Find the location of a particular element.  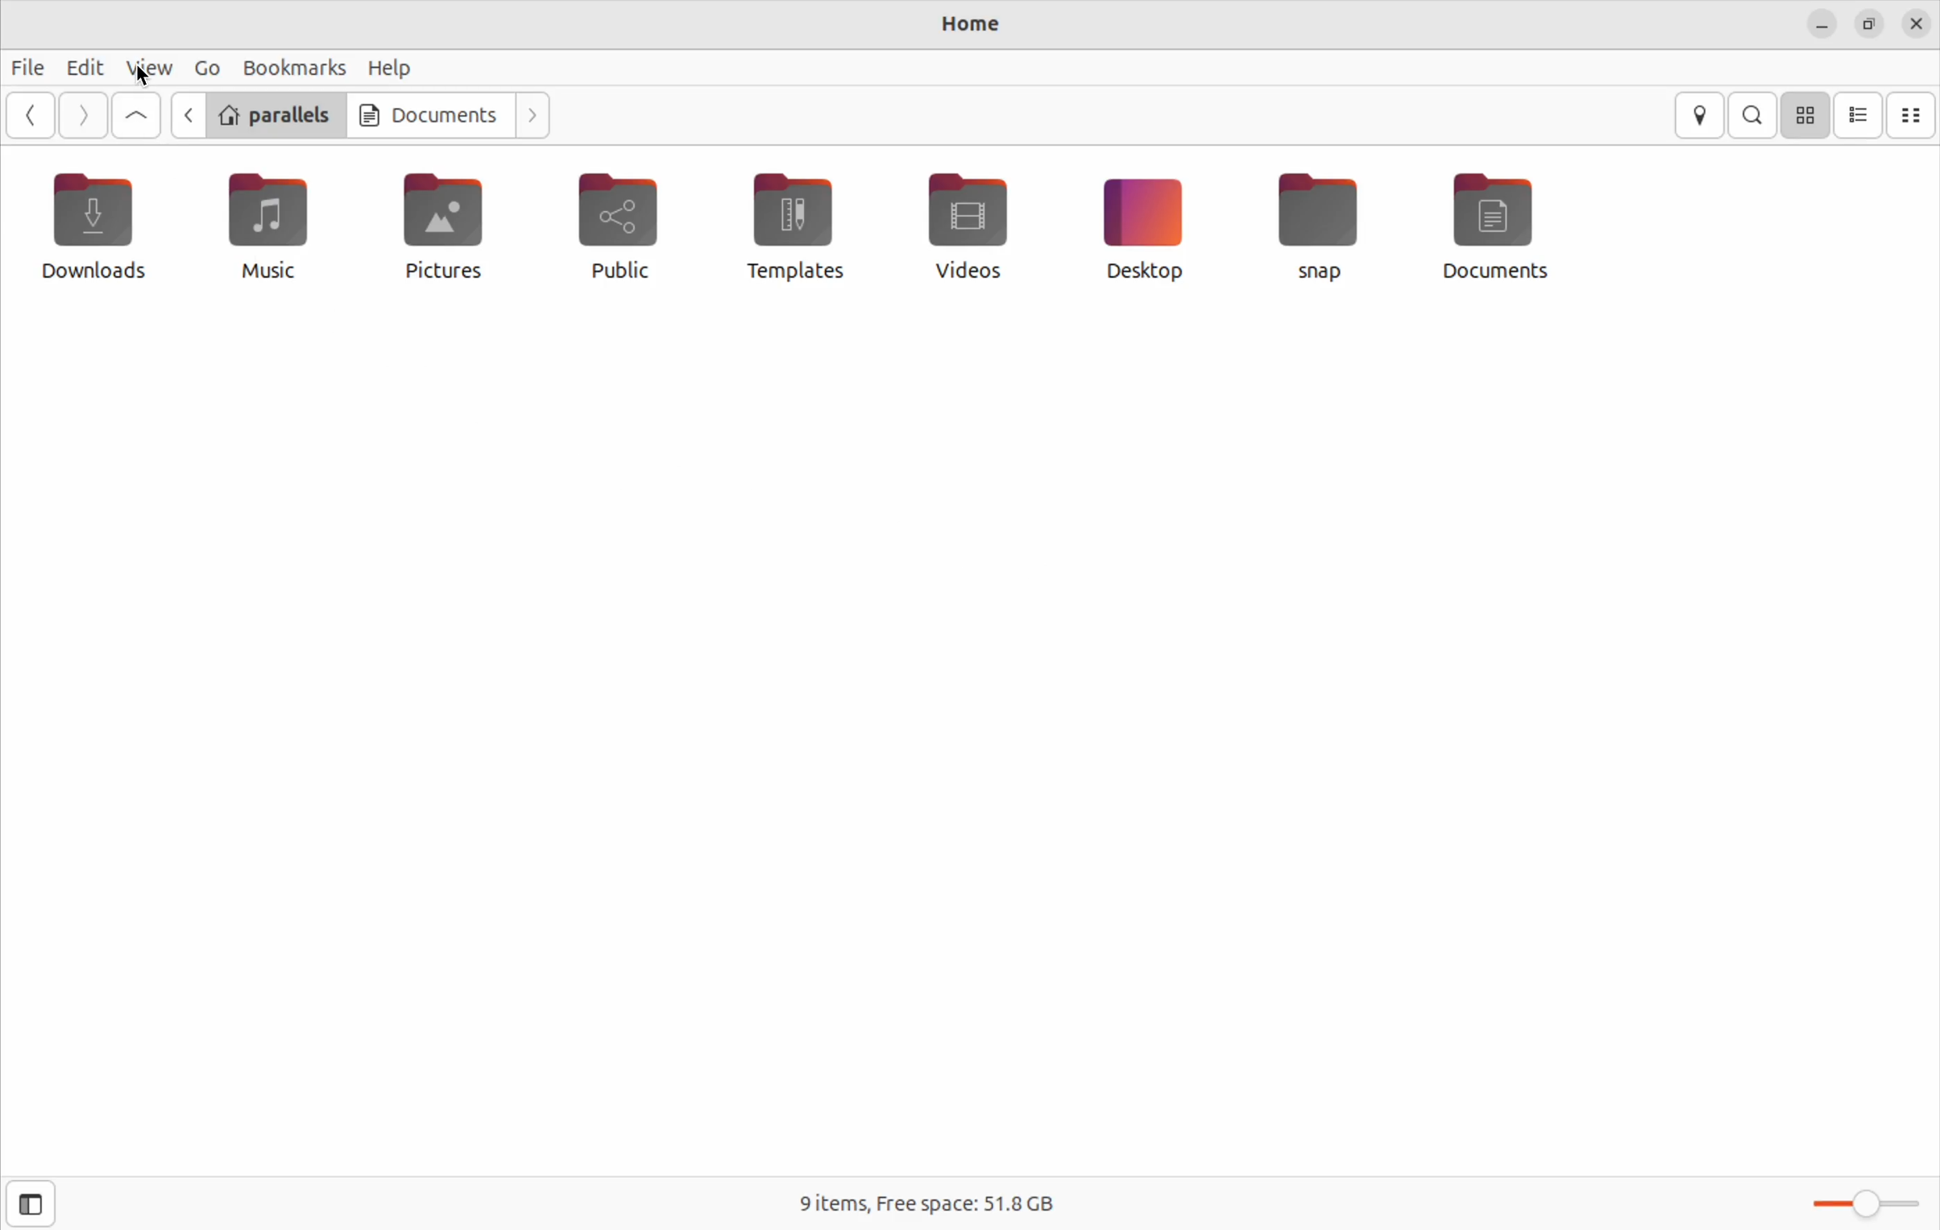

Downloads is located at coordinates (98, 229).